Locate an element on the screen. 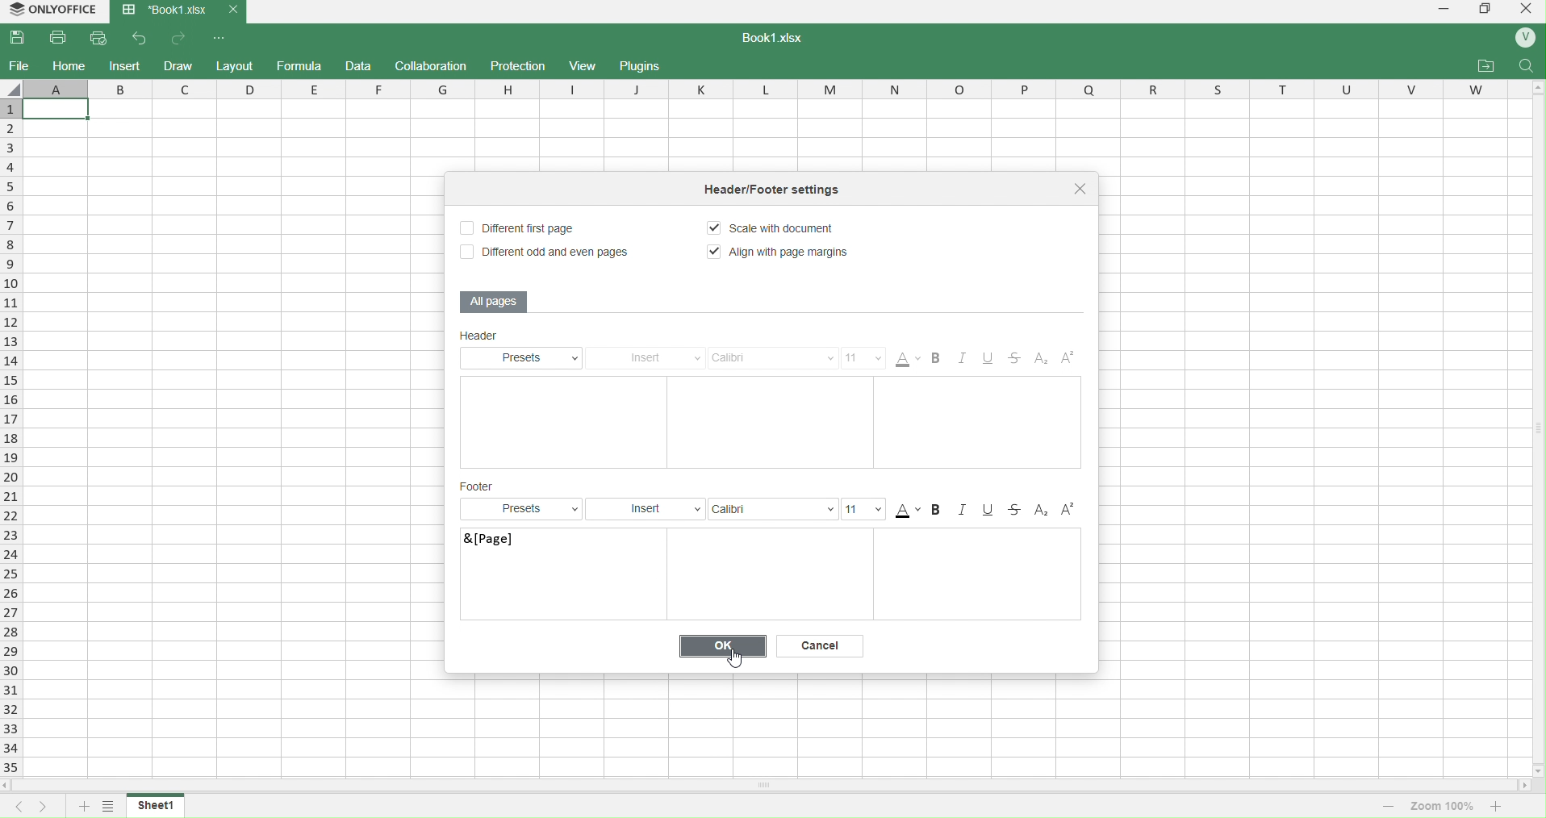 This screenshot has height=818, width=1546. move up is located at coordinates (1536, 90).